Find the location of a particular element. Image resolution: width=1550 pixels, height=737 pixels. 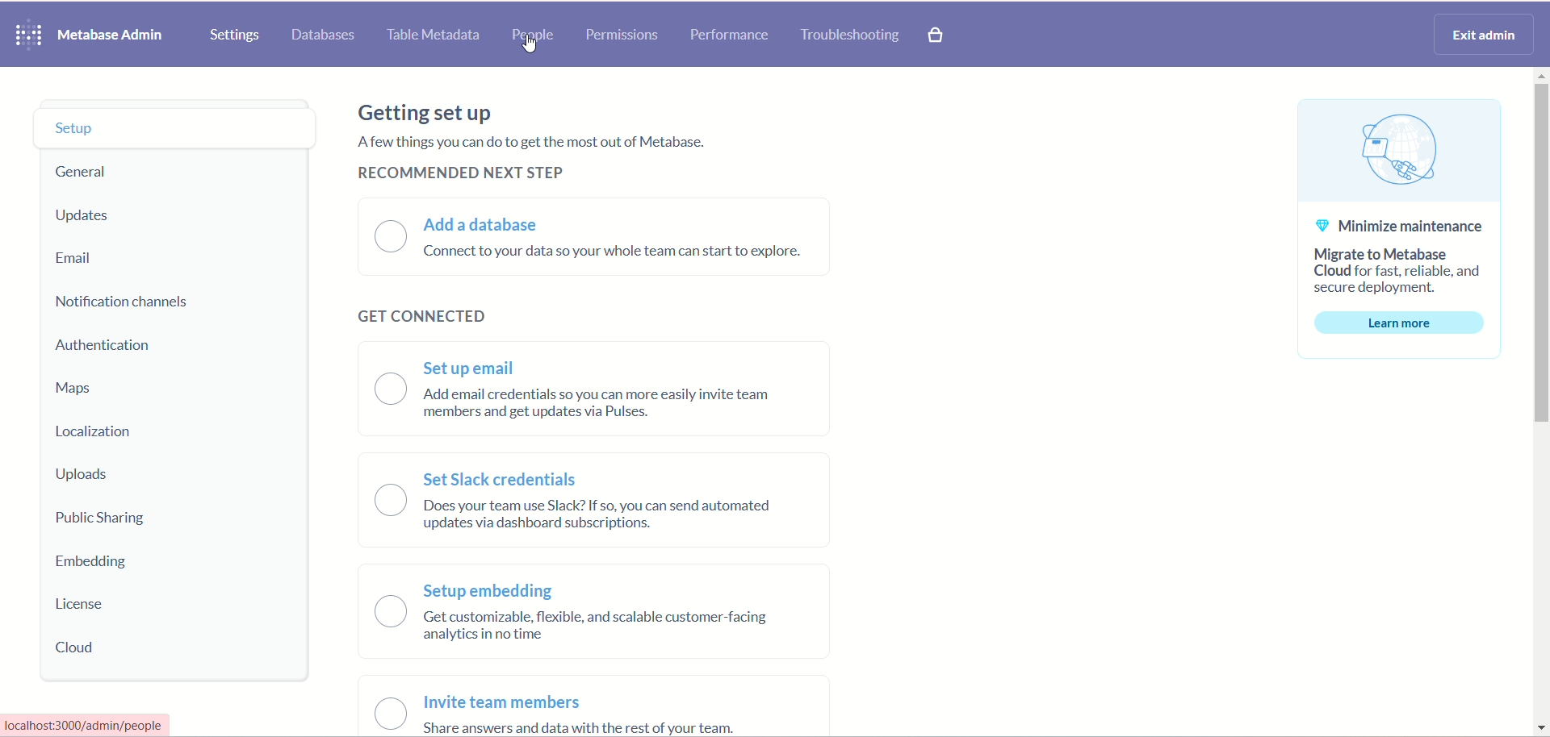

authentication is located at coordinates (110, 347).